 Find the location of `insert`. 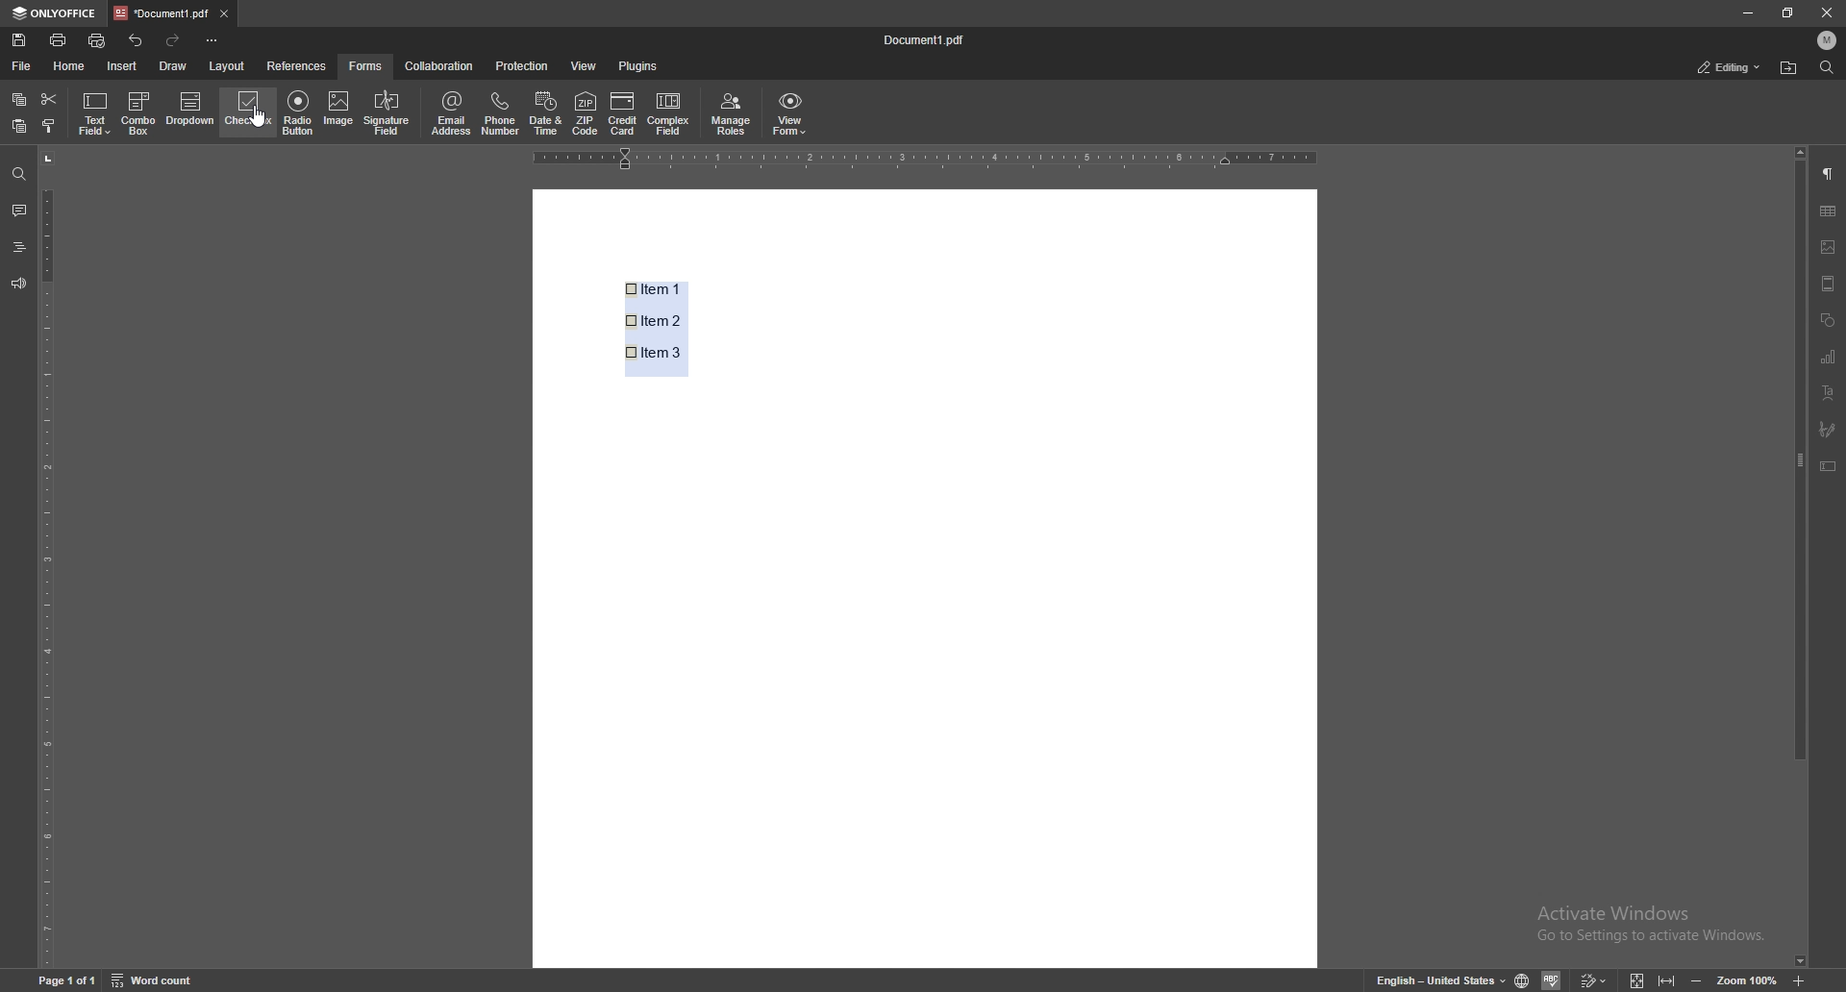

insert is located at coordinates (123, 66).